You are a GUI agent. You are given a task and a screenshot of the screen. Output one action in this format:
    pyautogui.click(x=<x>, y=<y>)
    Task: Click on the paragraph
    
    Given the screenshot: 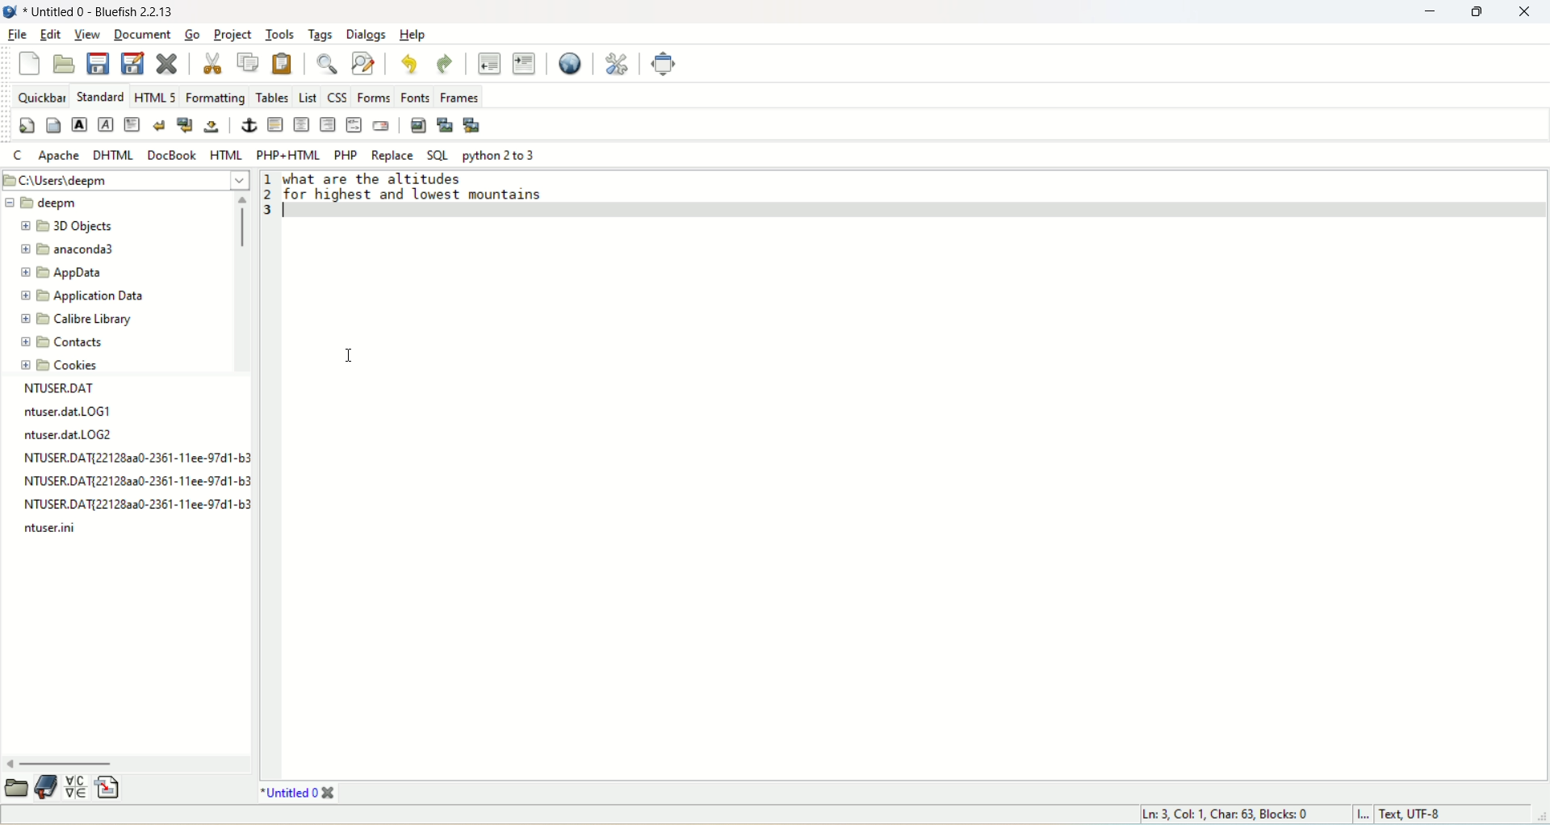 What is the action you would take?
    pyautogui.click(x=132, y=124)
    